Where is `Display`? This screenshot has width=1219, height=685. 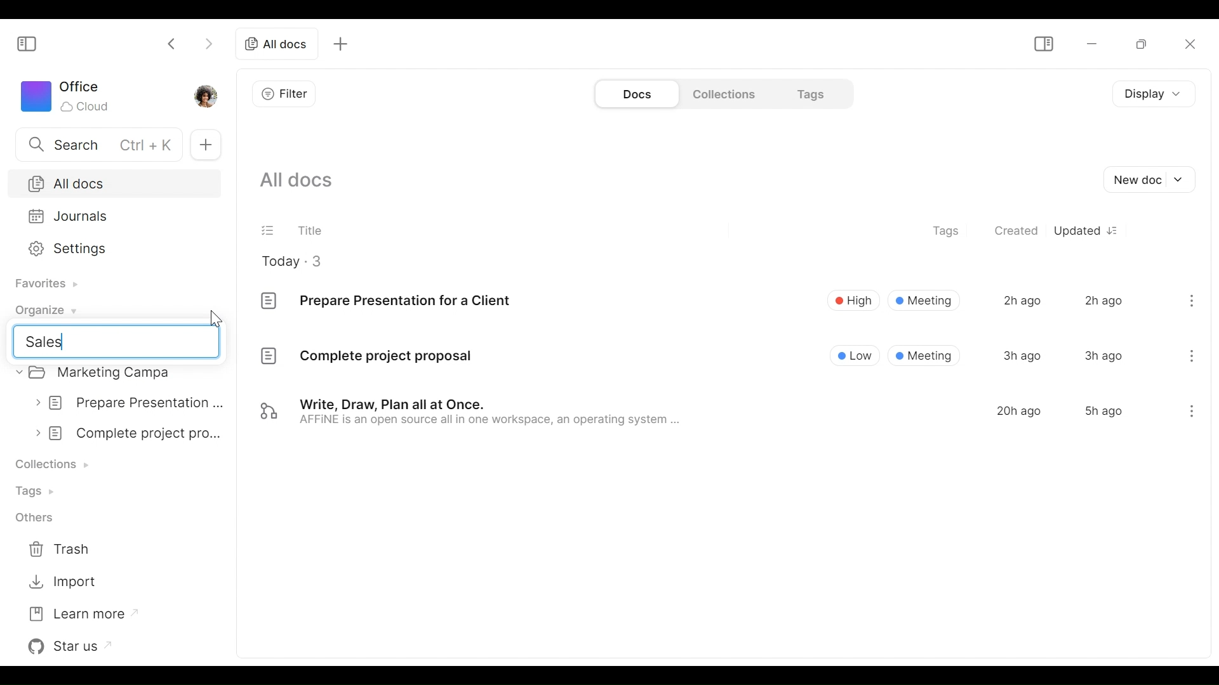 Display is located at coordinates (1150, 95).